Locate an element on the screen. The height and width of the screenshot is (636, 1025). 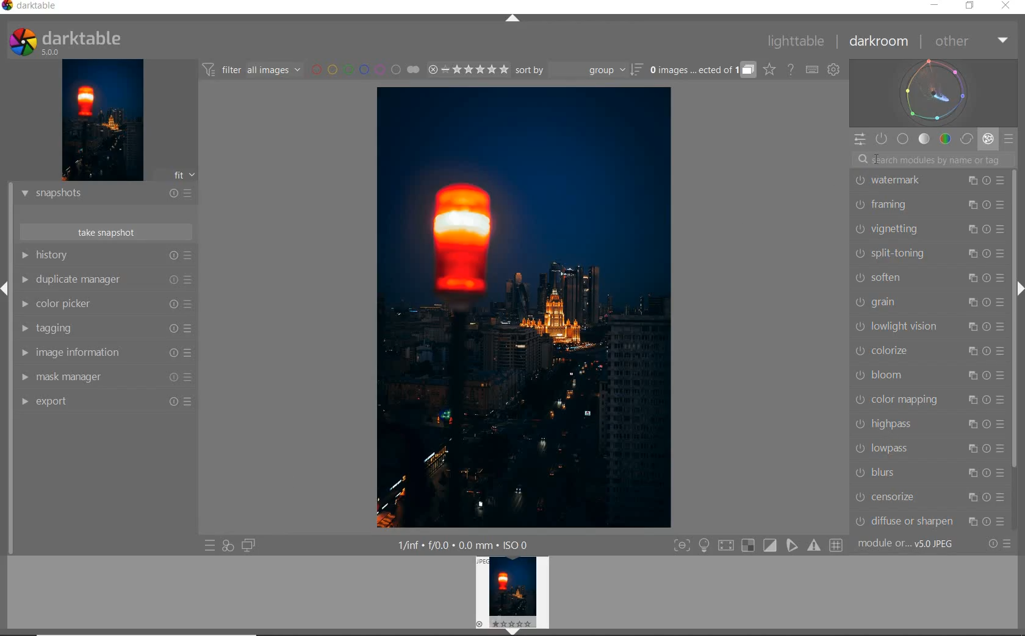
Preset and reset is located at coordinates (1001, 181).